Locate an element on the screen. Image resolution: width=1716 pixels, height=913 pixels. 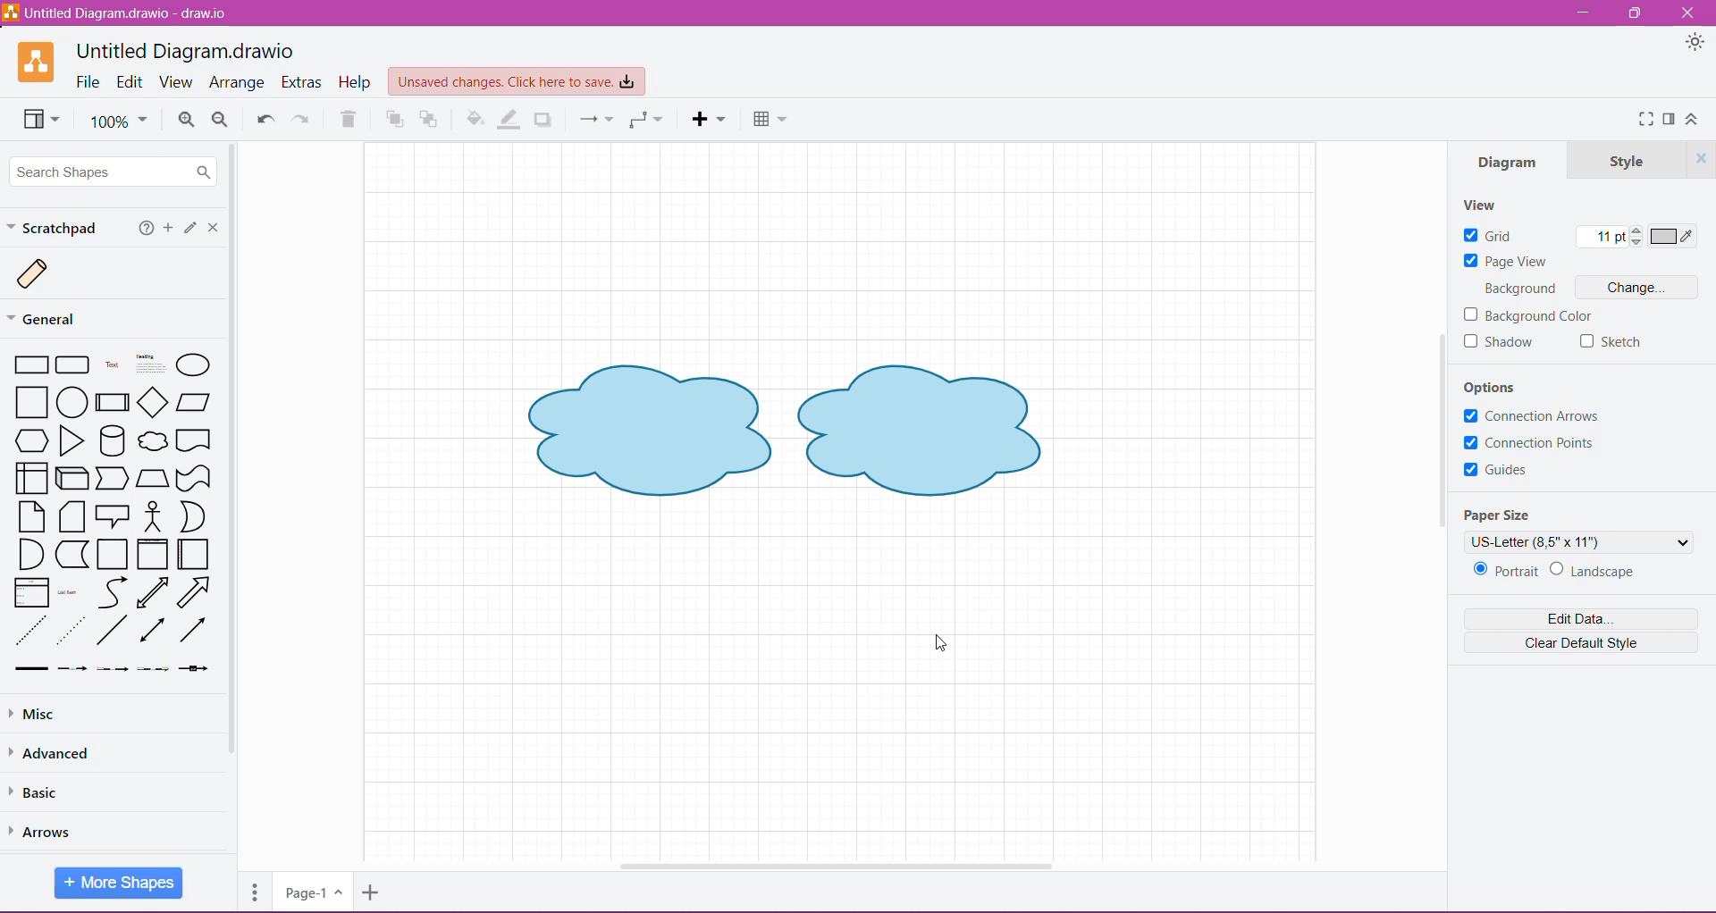
General is located at coordinates (52, 318).